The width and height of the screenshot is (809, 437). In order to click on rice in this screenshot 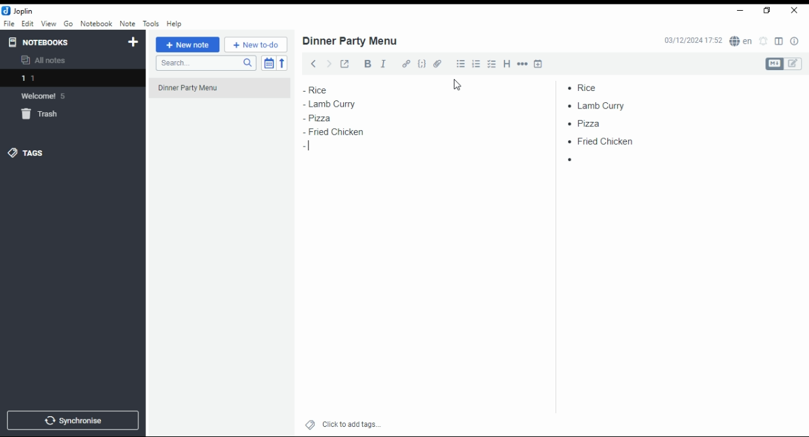, I will do `click(598, 86)`.